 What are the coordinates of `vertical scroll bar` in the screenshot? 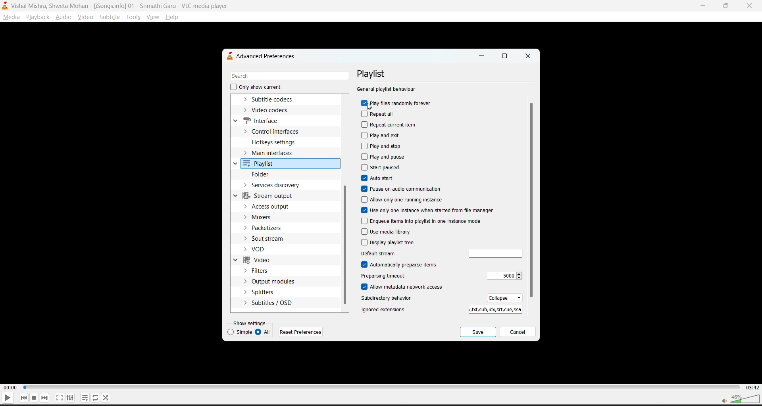 It's located at (533, 198).